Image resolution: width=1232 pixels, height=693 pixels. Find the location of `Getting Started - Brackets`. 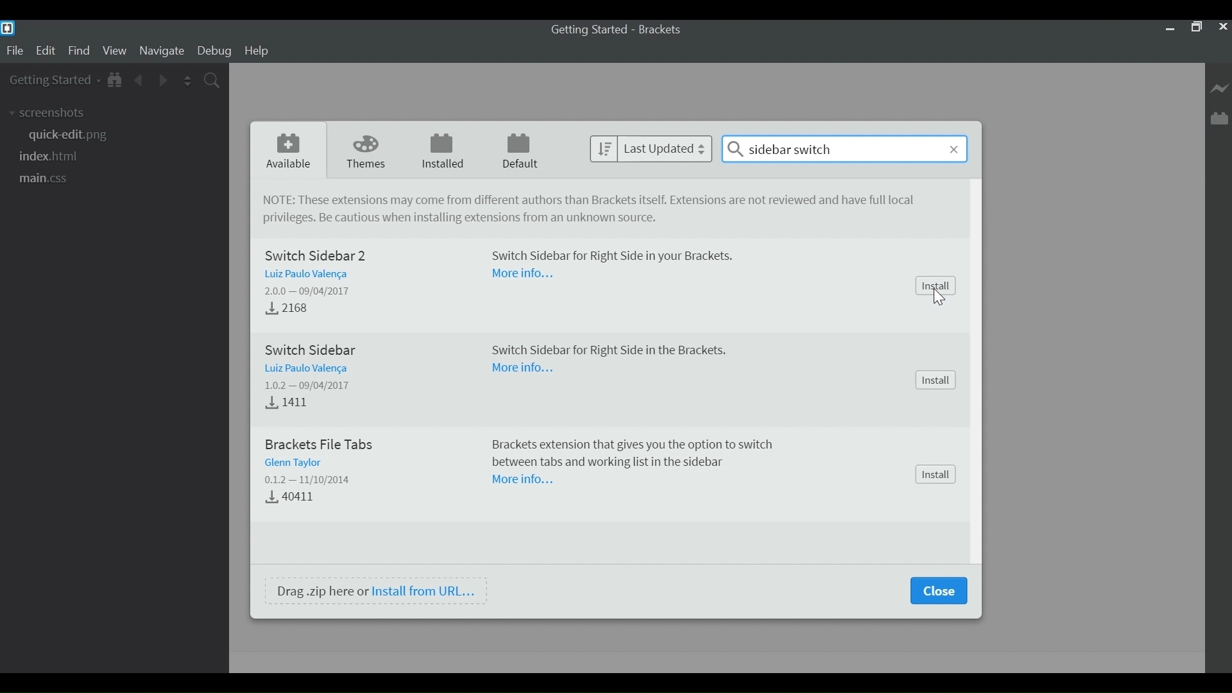

Getting Started - Brackets is located at coordinates (590, 30).